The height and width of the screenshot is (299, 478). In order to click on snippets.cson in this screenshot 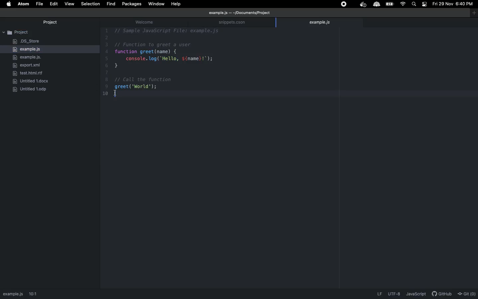, I will do `click(238, 23)`.